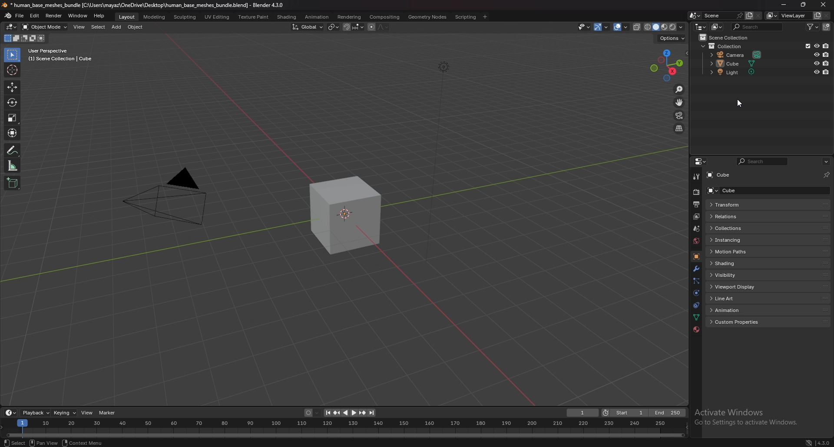 Image resolution: width=834 pixels, height=447 pixels. What do you see at coordinates (817, 54) in the screenshot?
I see `hide in viewport` at bounding box center [817, 54].